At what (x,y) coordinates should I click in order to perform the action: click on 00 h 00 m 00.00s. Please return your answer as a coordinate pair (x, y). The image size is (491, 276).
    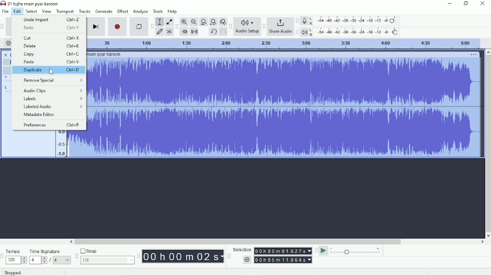
    Looking at the image, I should click on (283, 251).